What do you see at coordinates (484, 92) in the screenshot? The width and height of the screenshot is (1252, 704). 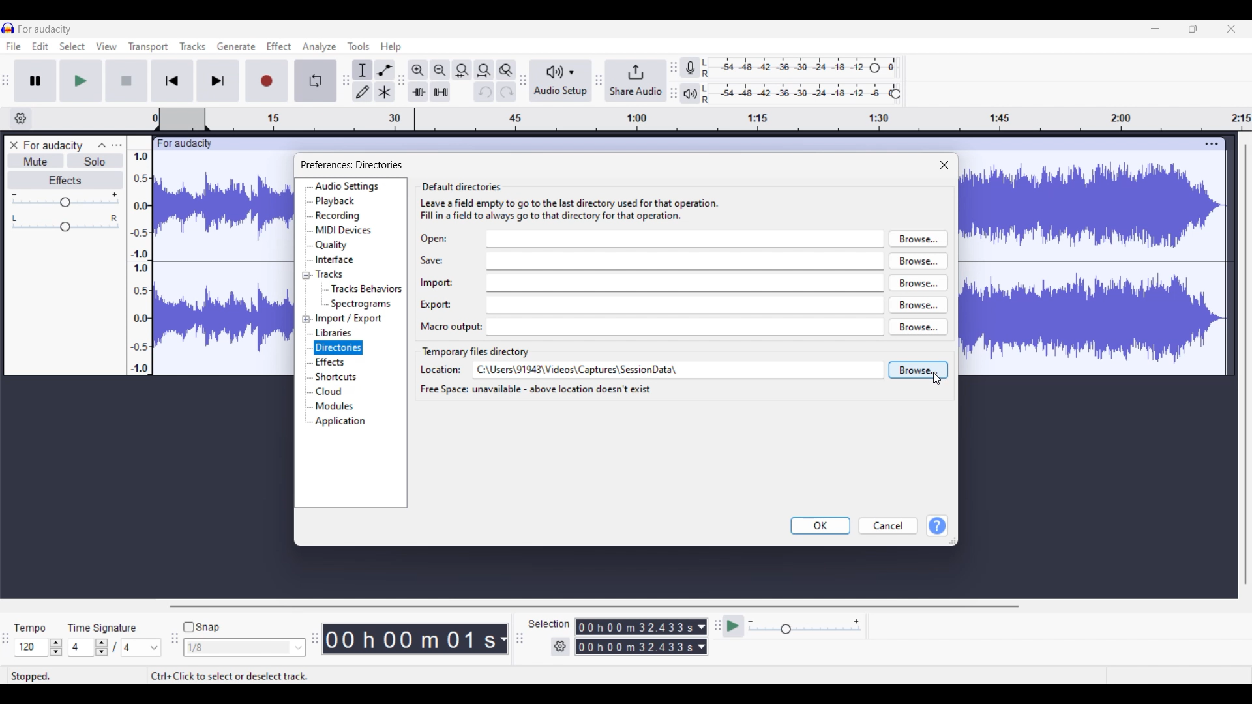 I see `Undo` at bounding box center [484, 92].